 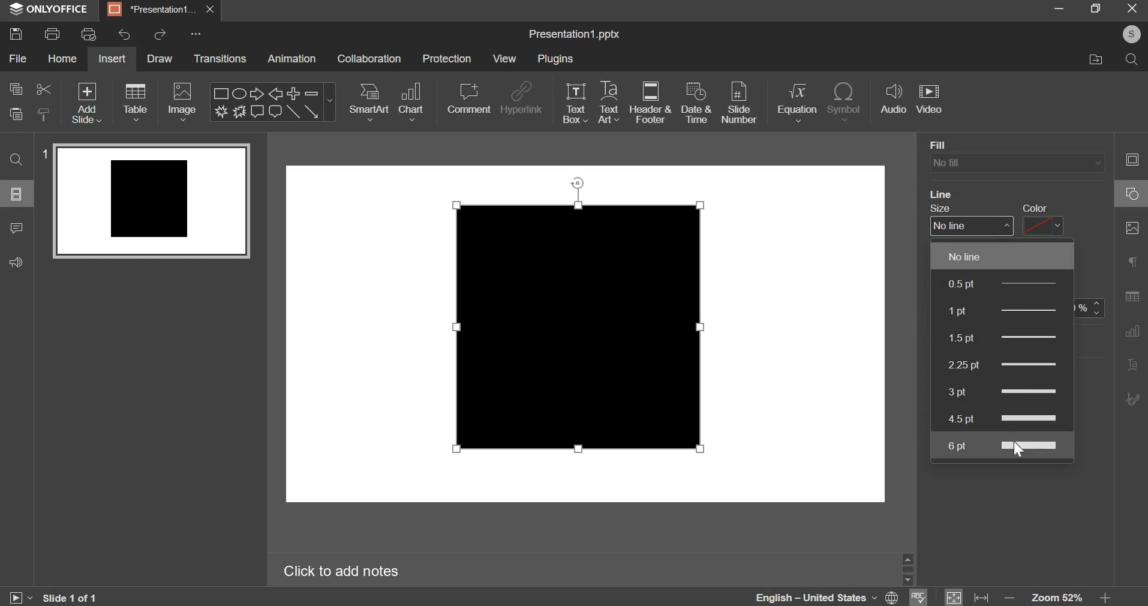 I want to click on transition, so click(x=219, y=58).